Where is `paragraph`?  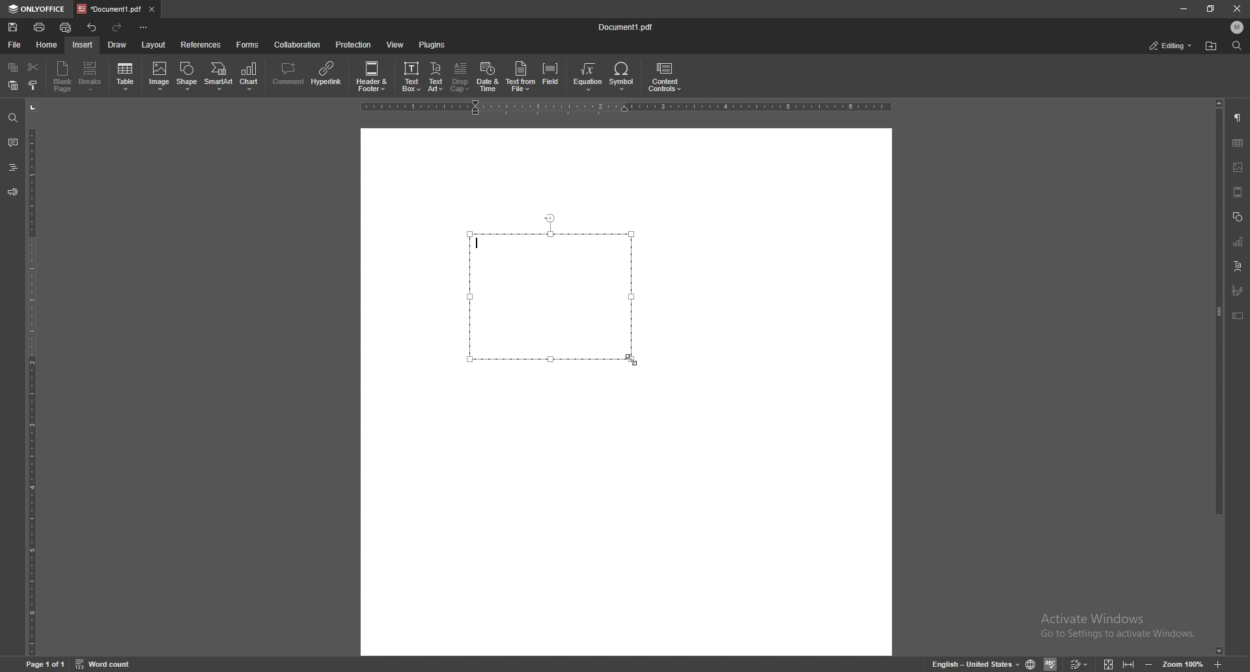 paragraph is located at coordinates (1239, 117).